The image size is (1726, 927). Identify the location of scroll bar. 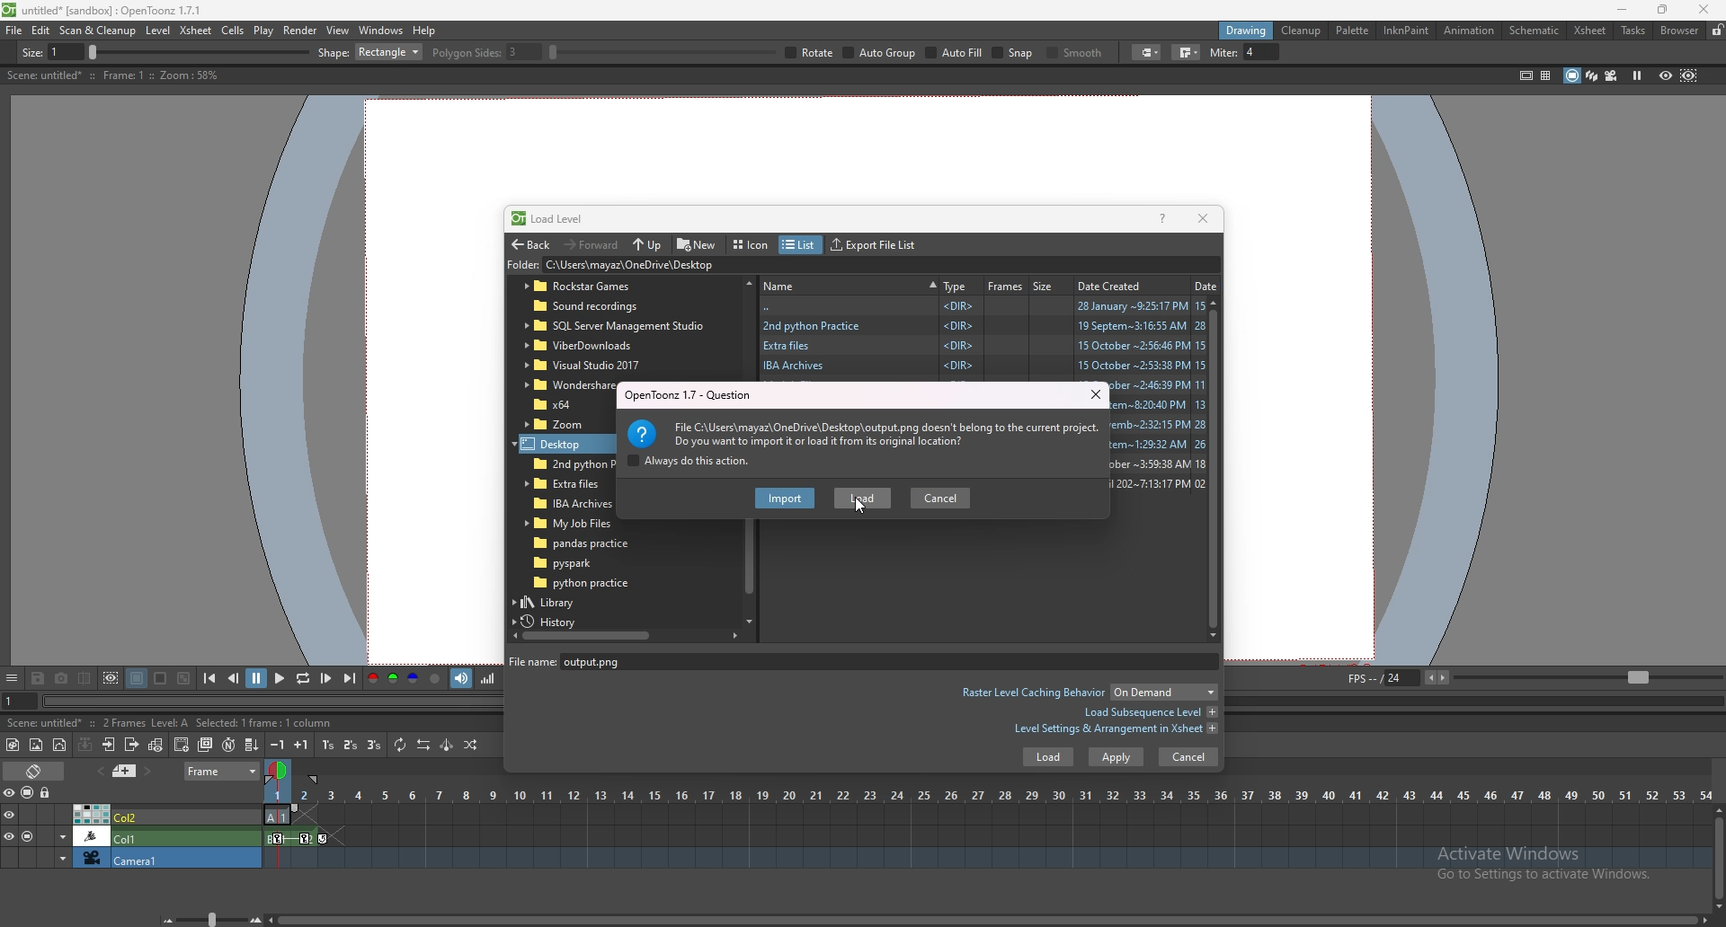
(1219, 468).